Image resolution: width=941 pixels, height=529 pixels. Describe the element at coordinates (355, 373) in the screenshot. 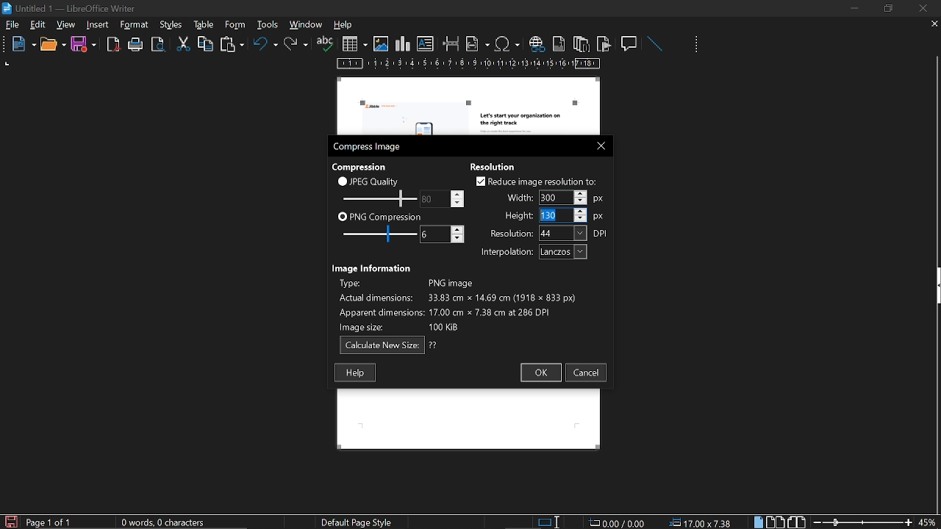

I see `help` at that location.